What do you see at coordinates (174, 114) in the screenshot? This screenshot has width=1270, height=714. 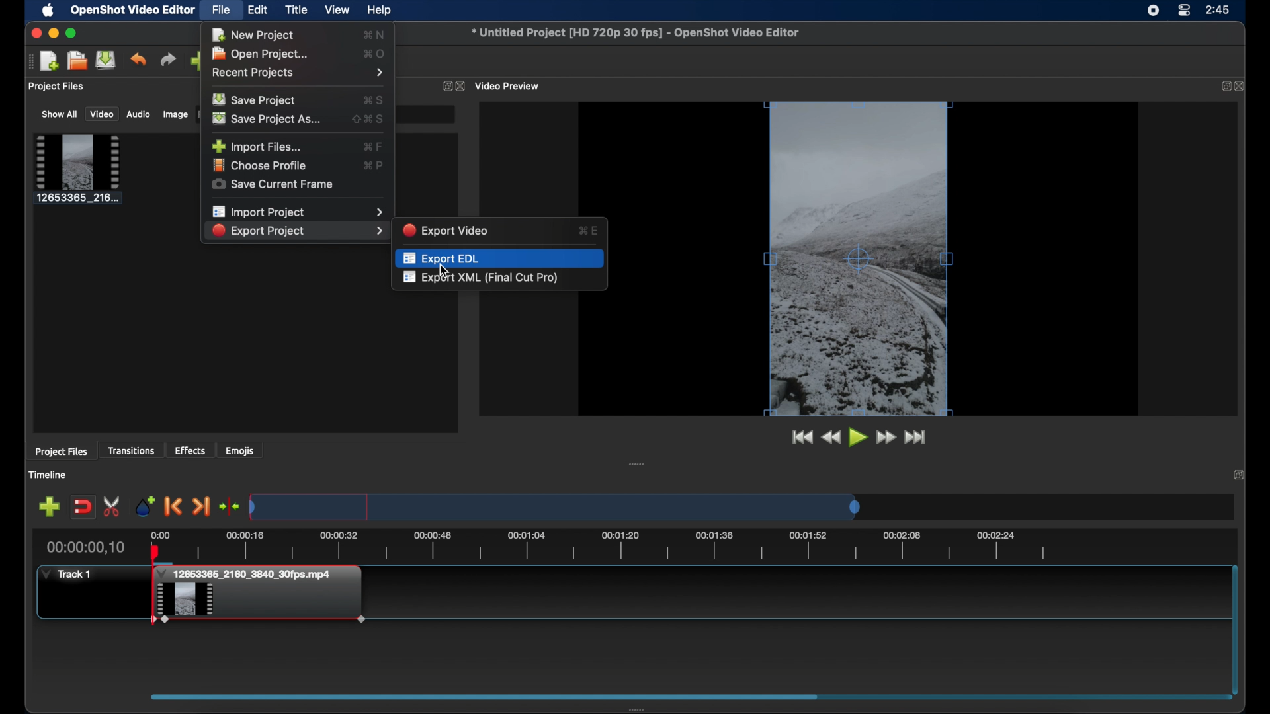 I see `image` at bounding box center [174, 114].